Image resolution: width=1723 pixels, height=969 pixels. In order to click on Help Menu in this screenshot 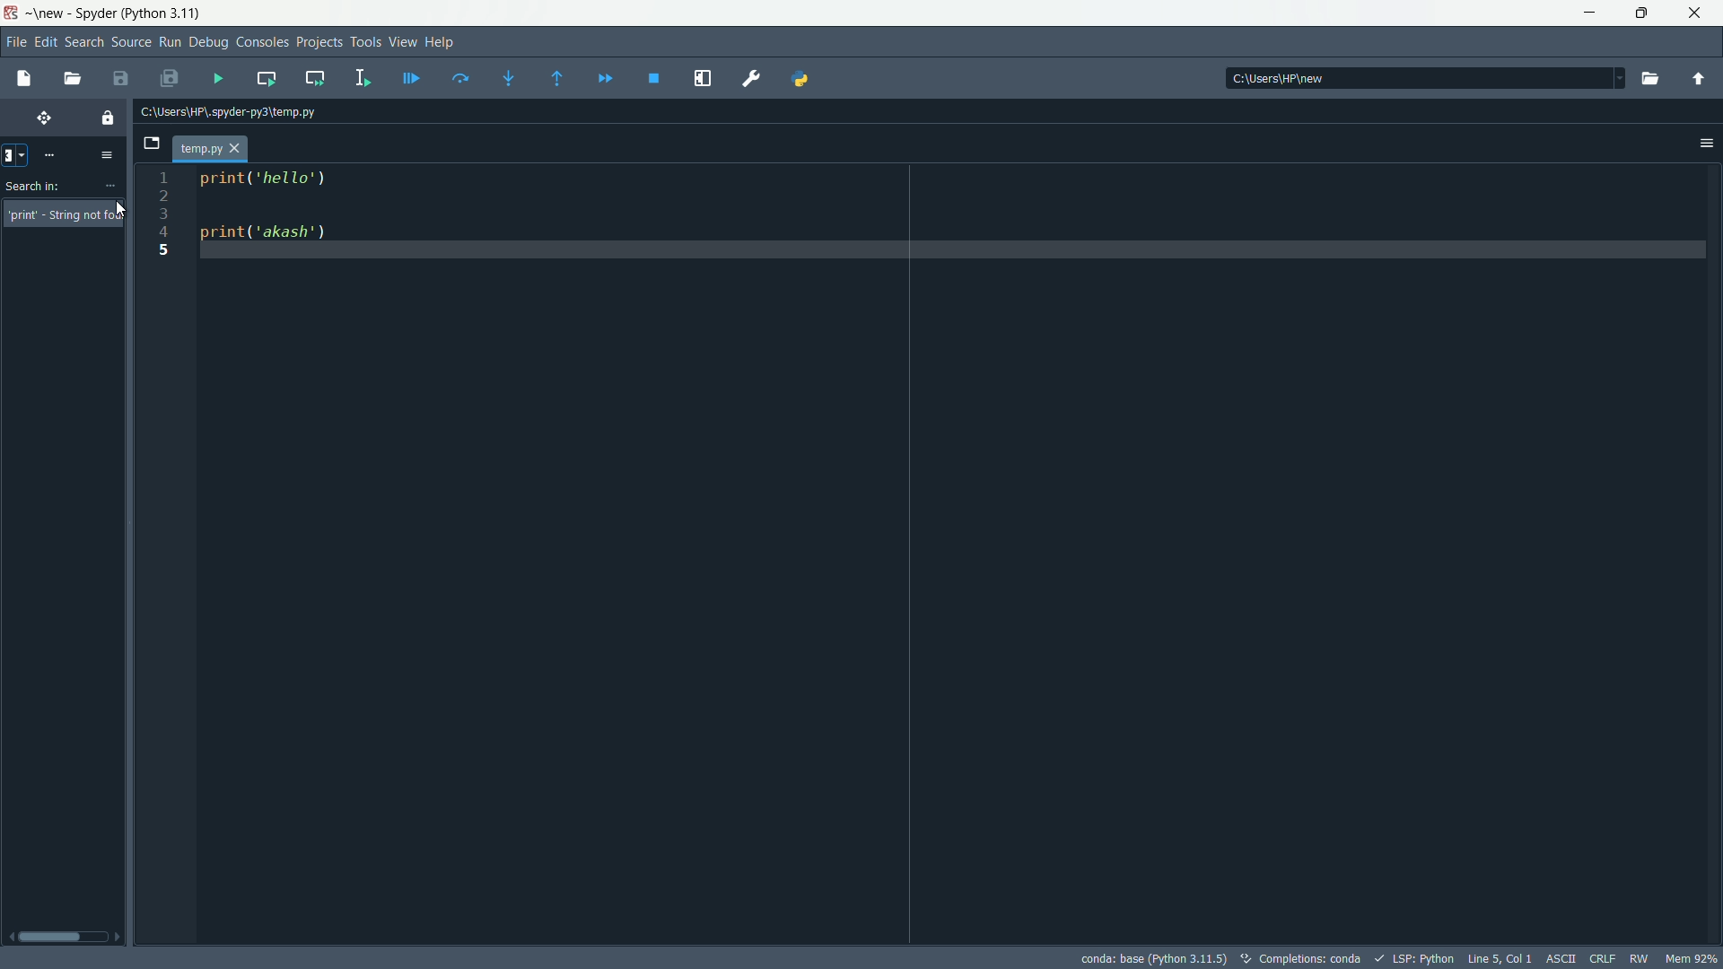, I will do `click(440, 41)`.